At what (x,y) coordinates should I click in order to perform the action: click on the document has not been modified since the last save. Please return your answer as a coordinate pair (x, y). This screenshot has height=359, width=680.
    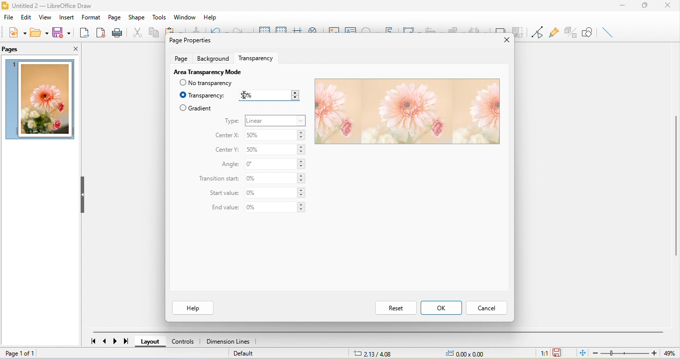
    Looking at the image, I should click on (558, 353).